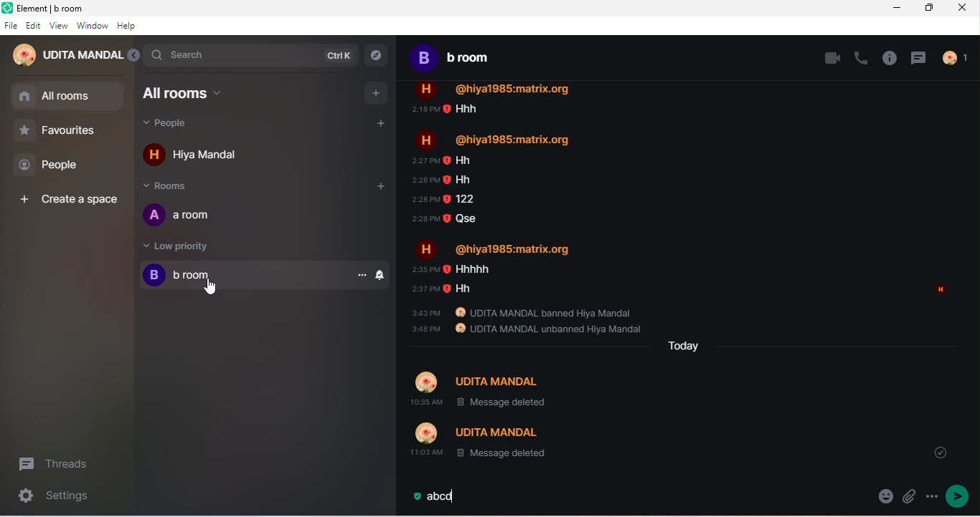  What do you see at coordinates (133, 55) in the screenshot?
I see `expand` at bounding box center [133, 55].